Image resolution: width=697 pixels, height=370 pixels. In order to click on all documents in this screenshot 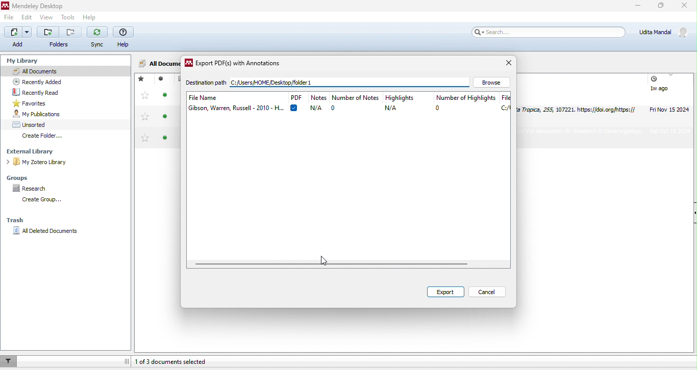, I will do `click(158, 63)`.